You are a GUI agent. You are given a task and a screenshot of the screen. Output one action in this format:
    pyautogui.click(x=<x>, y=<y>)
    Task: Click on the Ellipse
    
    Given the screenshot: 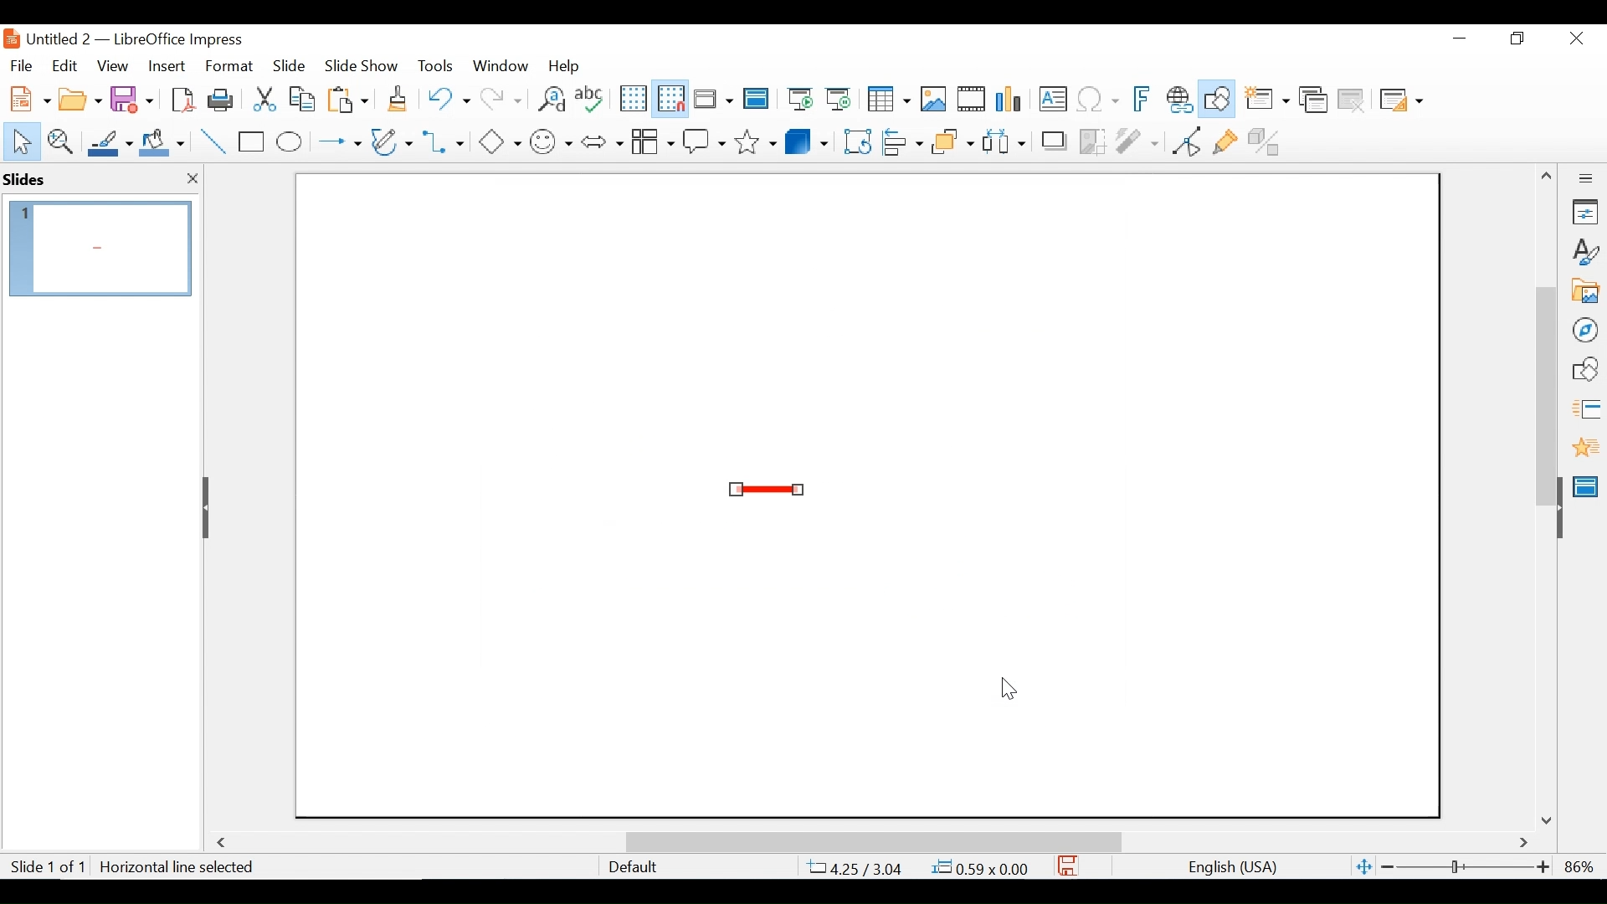 What is the action you would take?
    pyautogui.click(x=289, y=142)
    